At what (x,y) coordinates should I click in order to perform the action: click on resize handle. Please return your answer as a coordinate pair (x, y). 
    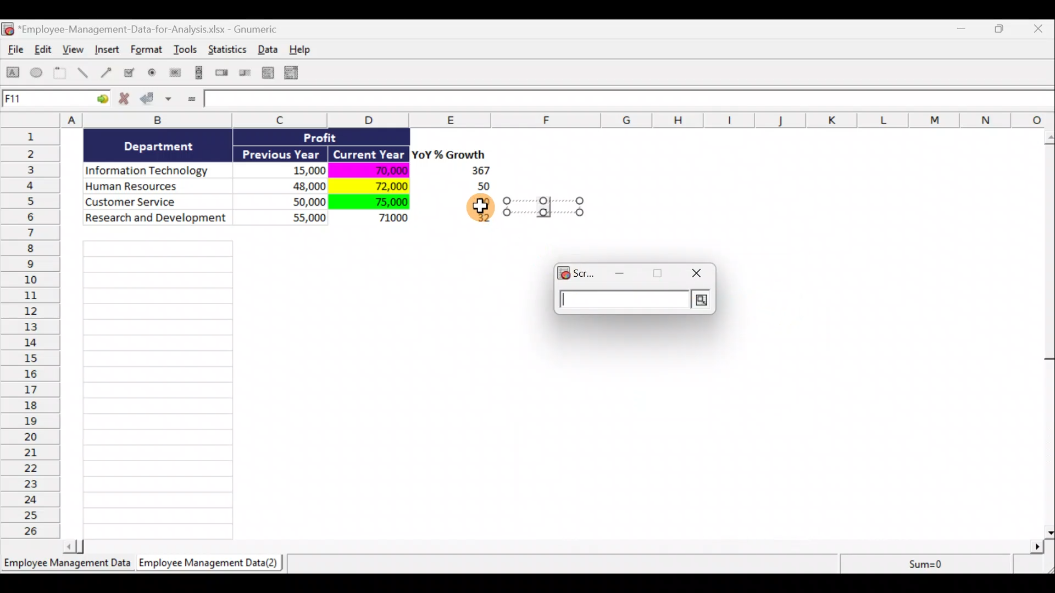
    Looking at the image, I should click on (543, 206).